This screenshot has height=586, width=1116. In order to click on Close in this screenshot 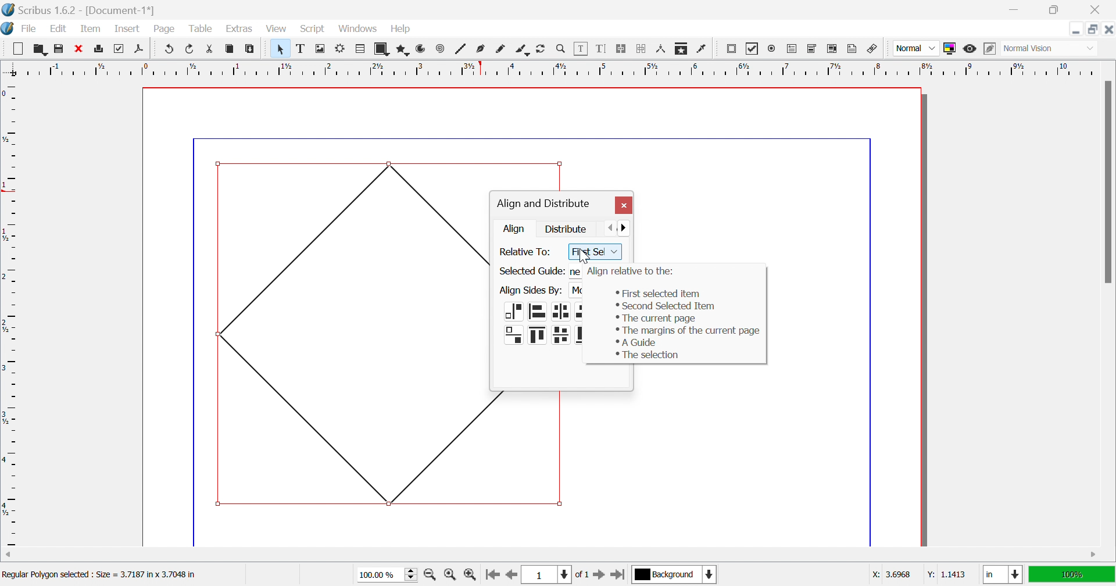, I will do `click(623, 206)`.